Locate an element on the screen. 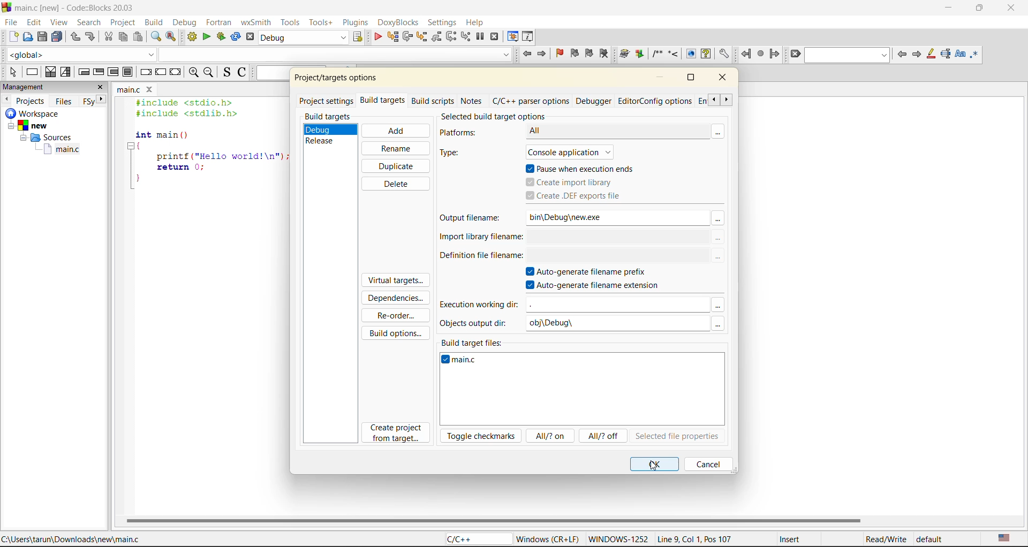  rename is located at coordinates (394, 148).